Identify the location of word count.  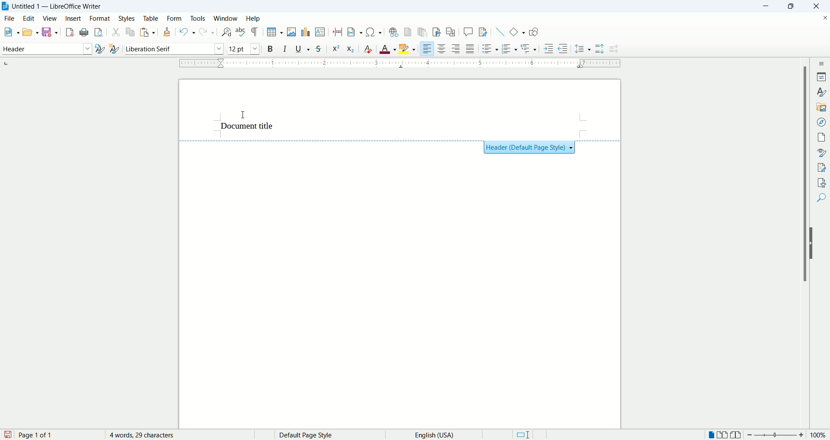
(177, 435).